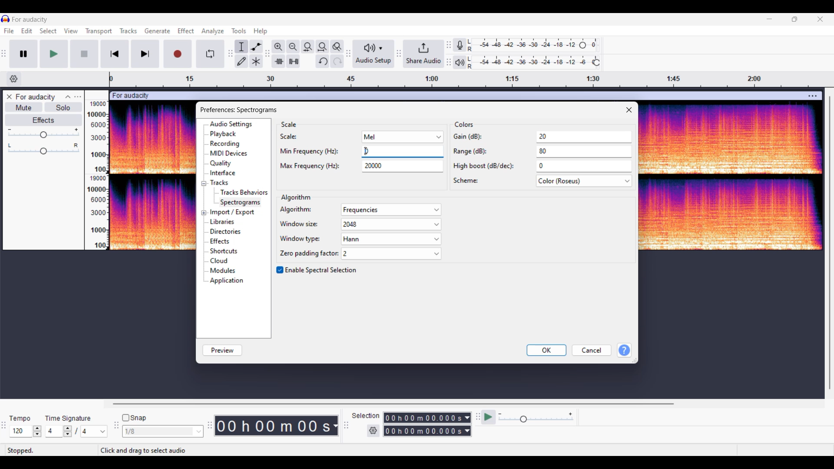  Describe the element at coordinates (115, 54) in the screenshot. I see `Skip/Select to start` at that location.